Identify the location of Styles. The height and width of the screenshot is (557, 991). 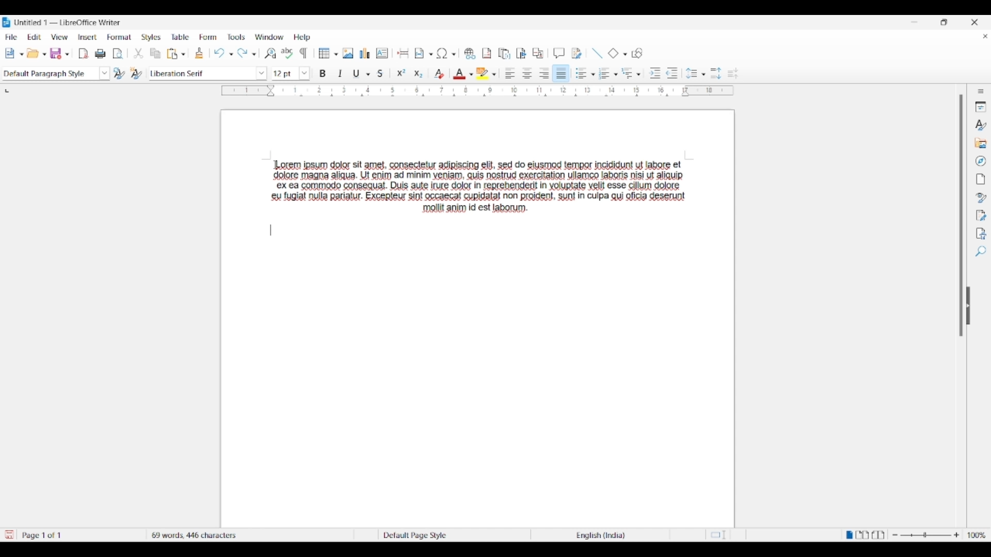
(151, 37).